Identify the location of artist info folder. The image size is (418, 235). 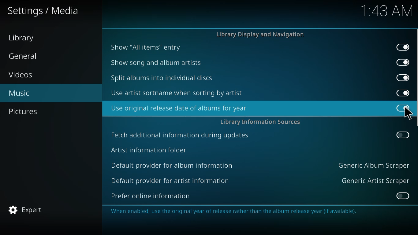
(149, 150).